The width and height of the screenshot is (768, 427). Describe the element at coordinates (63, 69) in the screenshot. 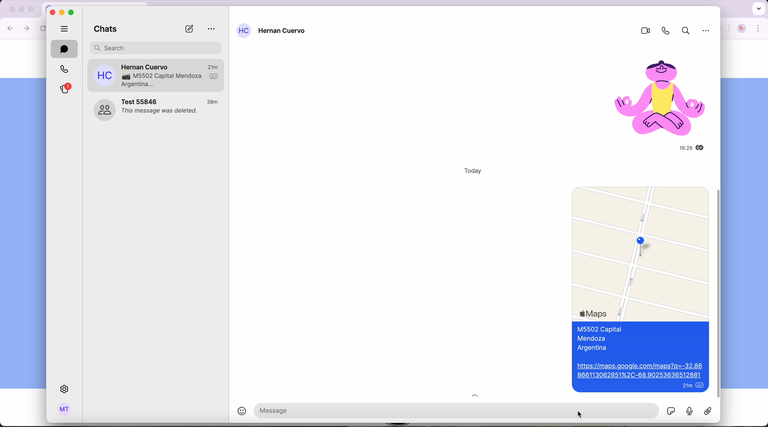

I see `calls` at that location.